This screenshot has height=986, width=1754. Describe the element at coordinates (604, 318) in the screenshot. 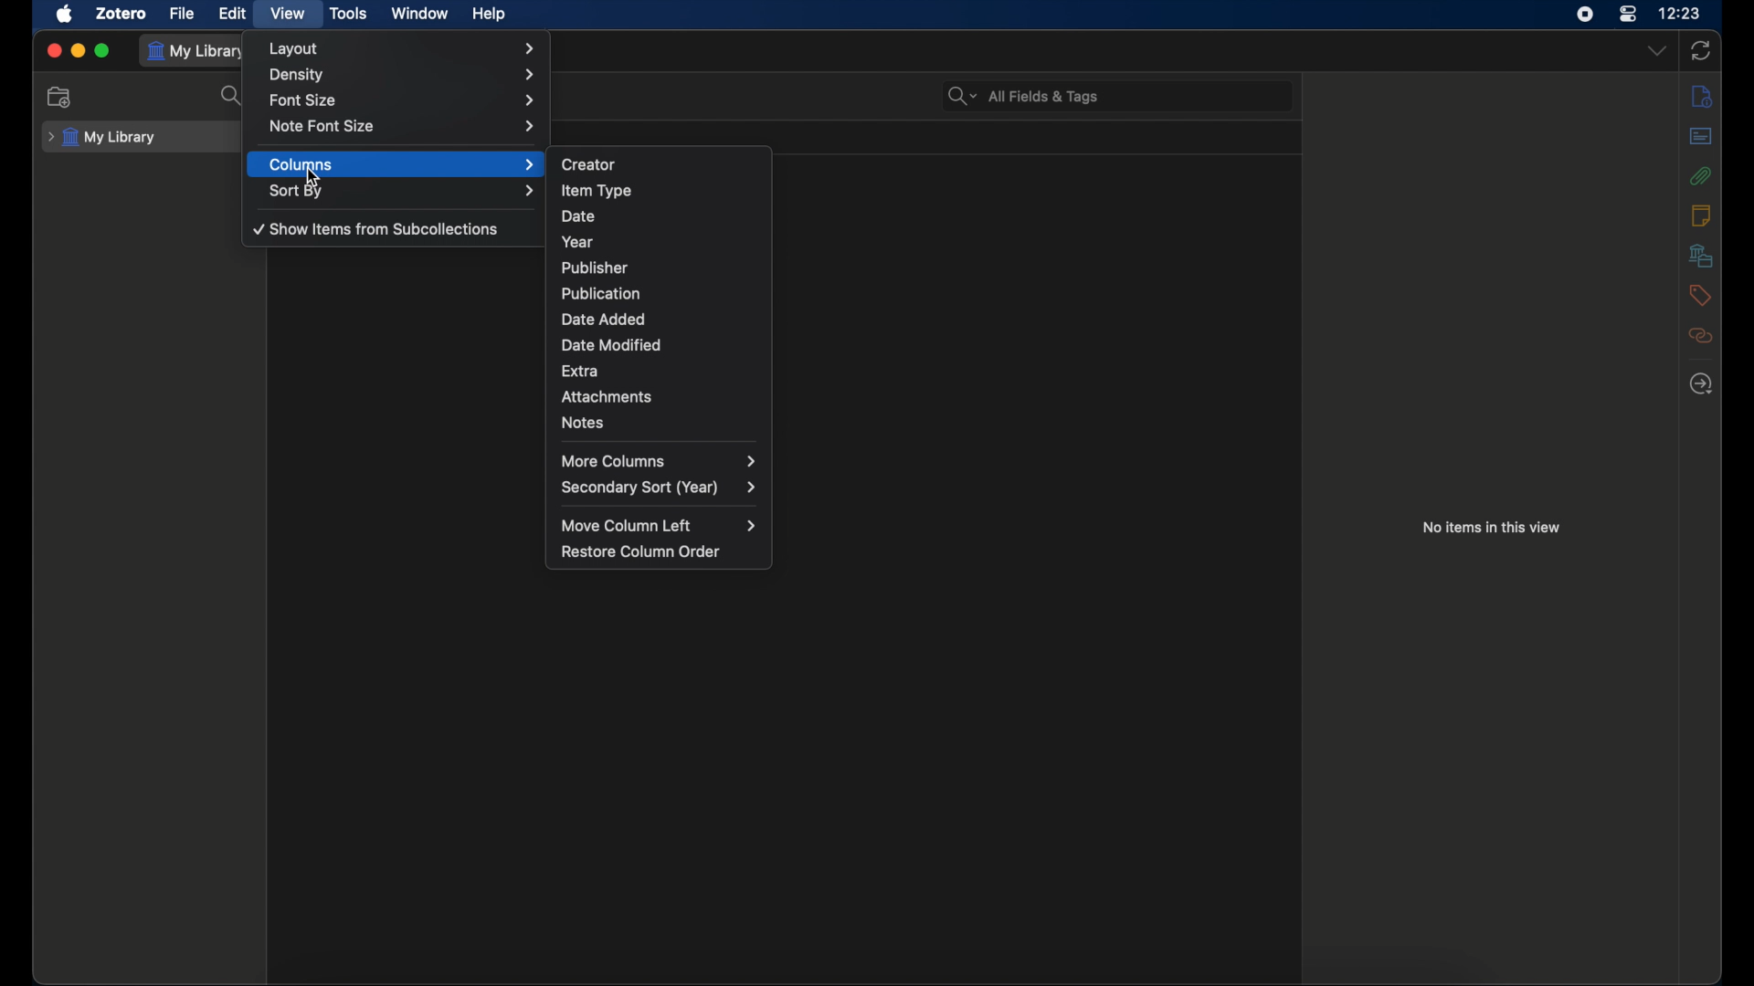

I see `date added` at that location.